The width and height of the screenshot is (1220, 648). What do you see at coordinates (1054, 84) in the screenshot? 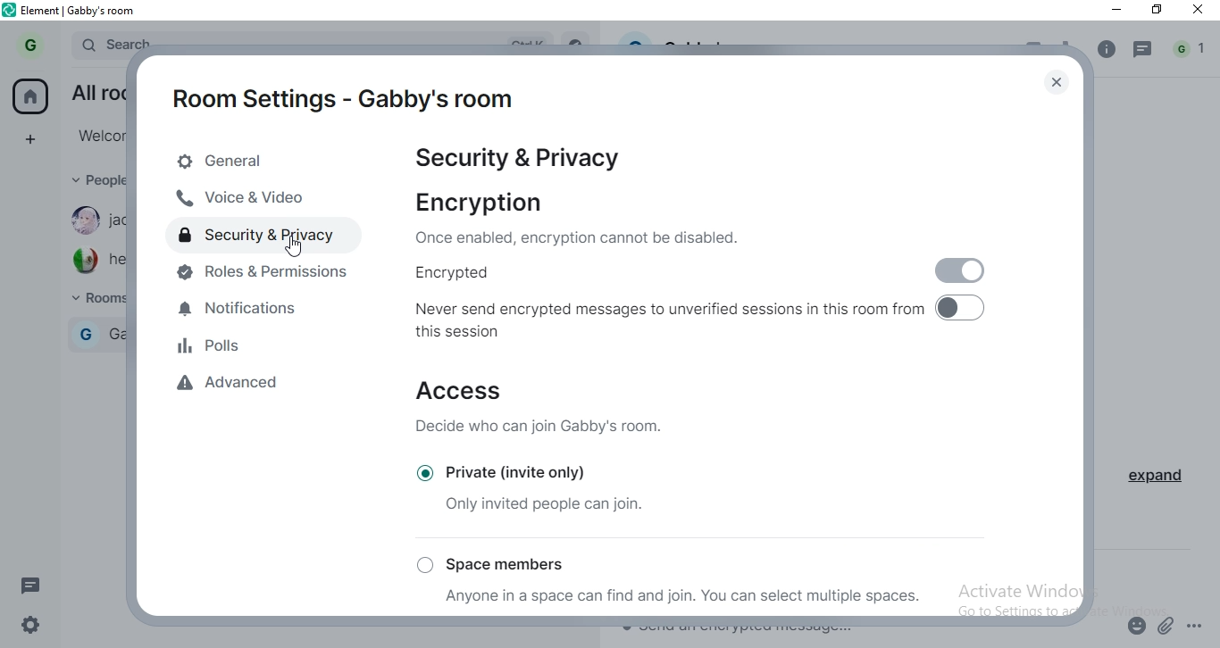
I see `close` at bounding box center [1054, 84].